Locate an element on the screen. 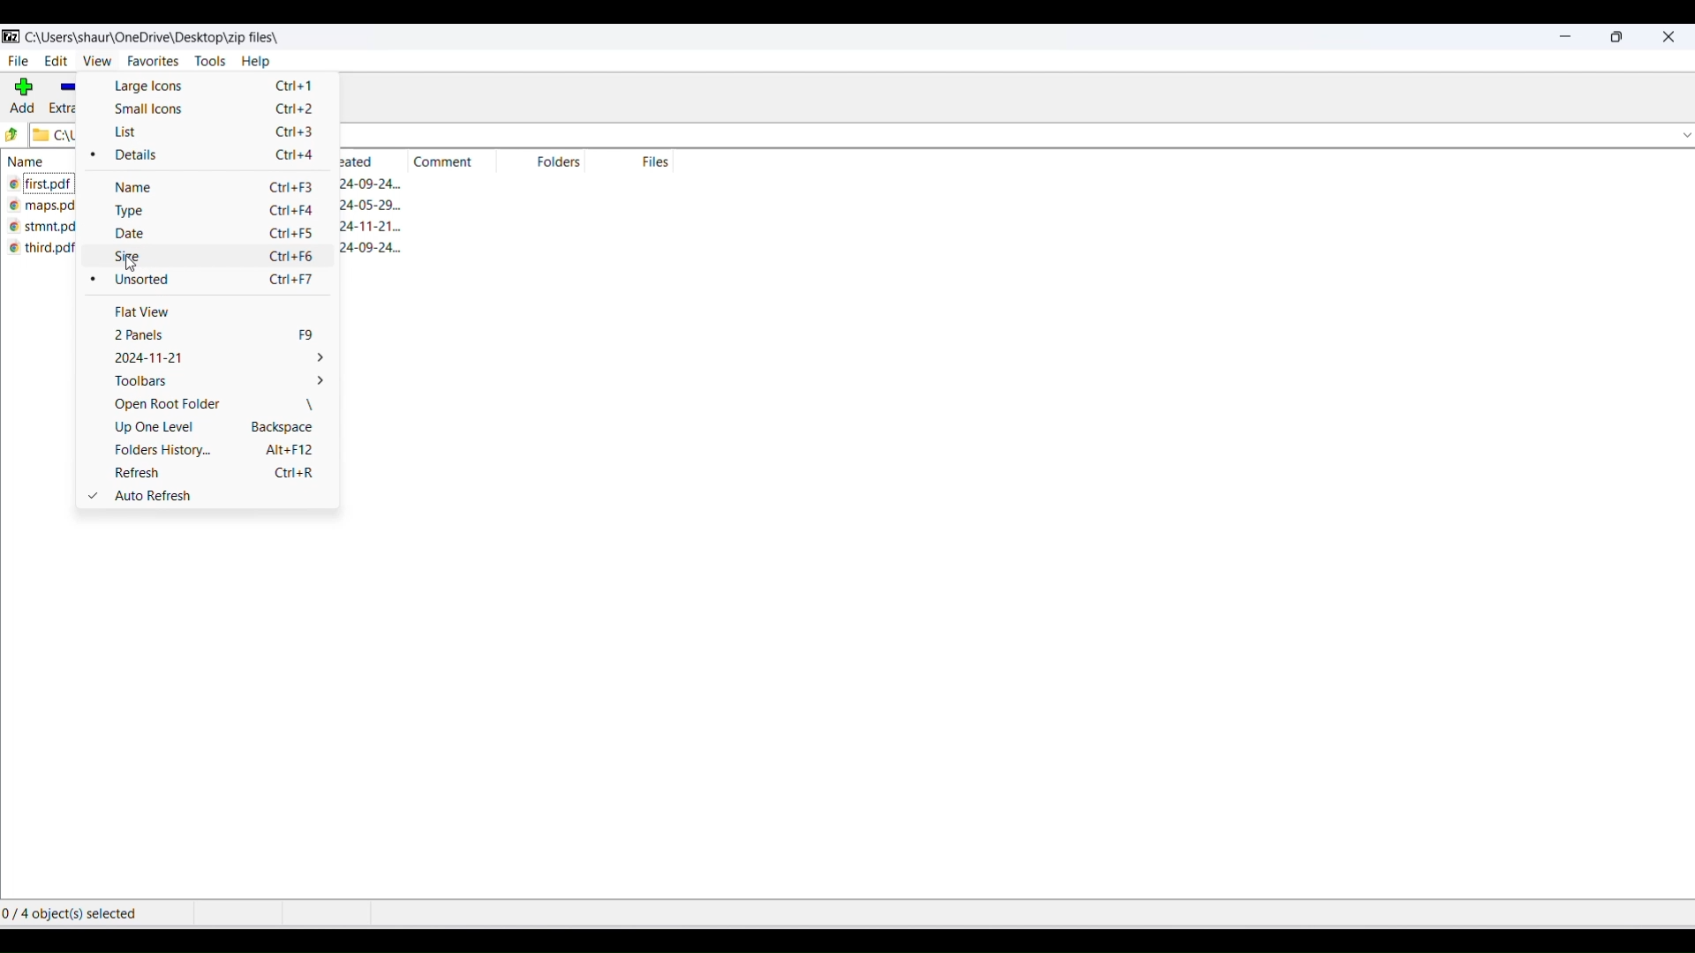 The width and height of the screenshot is (1695, 953). name is located at coordinates (41, 165).